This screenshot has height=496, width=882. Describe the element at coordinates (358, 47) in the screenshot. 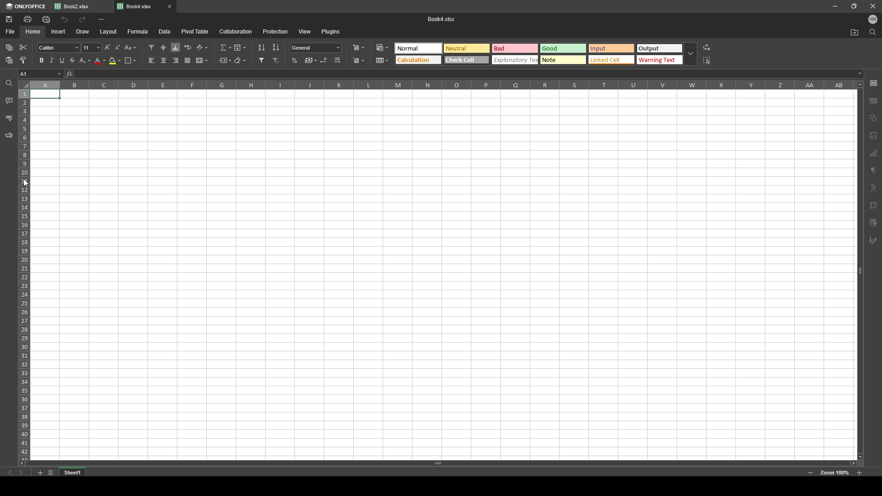

I see `insert cells` at that location.